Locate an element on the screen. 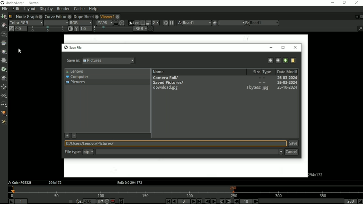 The height and width of the screenshot is (204, 363). Size is located at coordinates (255, 72).